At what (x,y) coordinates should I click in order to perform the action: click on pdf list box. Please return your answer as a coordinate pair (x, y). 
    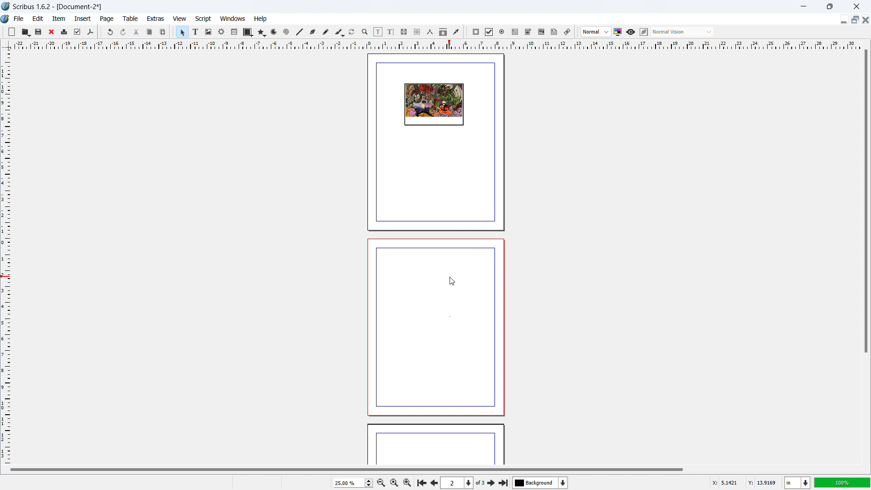
    Looking at the image, I should click on (541, 32).